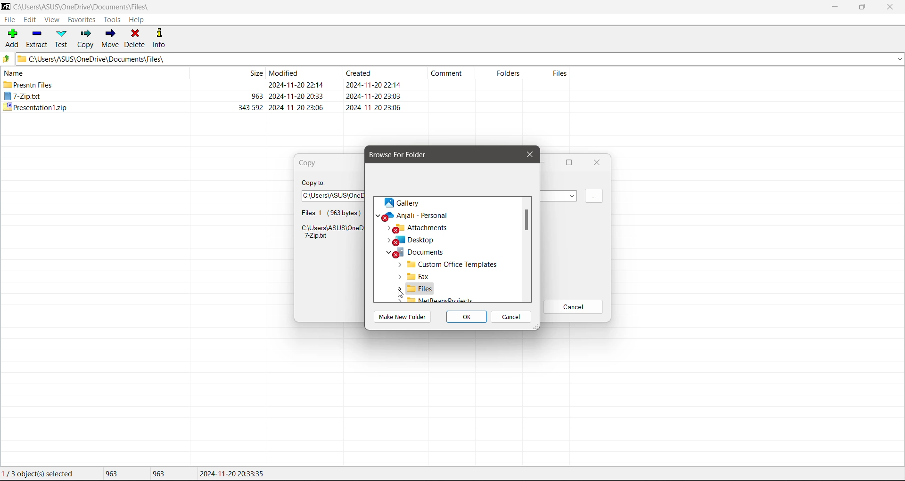 The width and height of the screenshot is (905, 481). I want to click on Move Up one level, so click(6, 59).